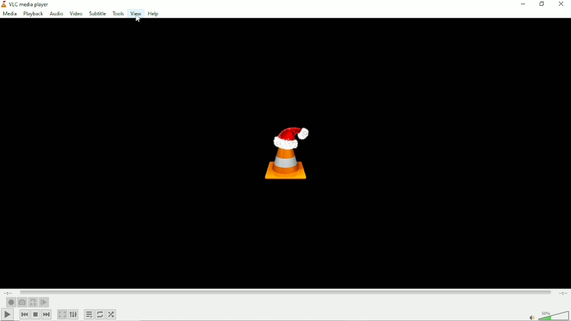  What do you see at coordinates (6, 315) in the screenshot?
I see `Play` at bounding box center [6, 315].